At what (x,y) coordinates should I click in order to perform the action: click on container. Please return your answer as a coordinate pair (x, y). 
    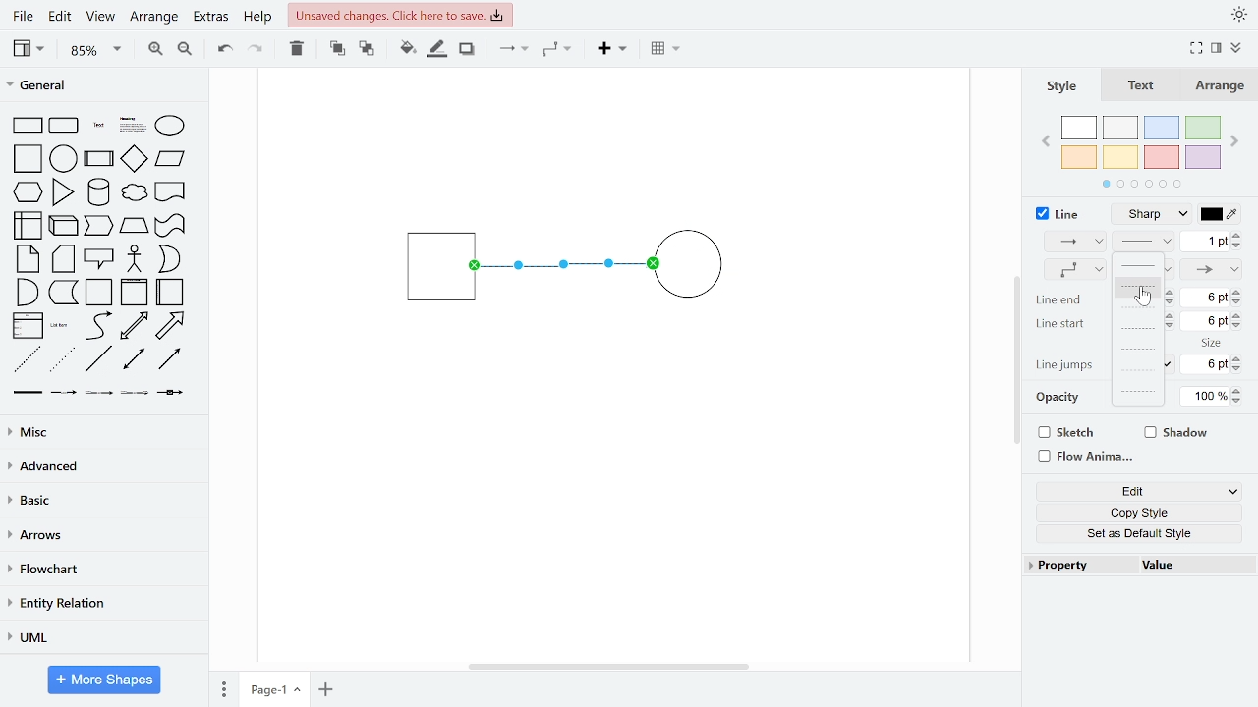
    Looking at the image, I should click on (100, 293).